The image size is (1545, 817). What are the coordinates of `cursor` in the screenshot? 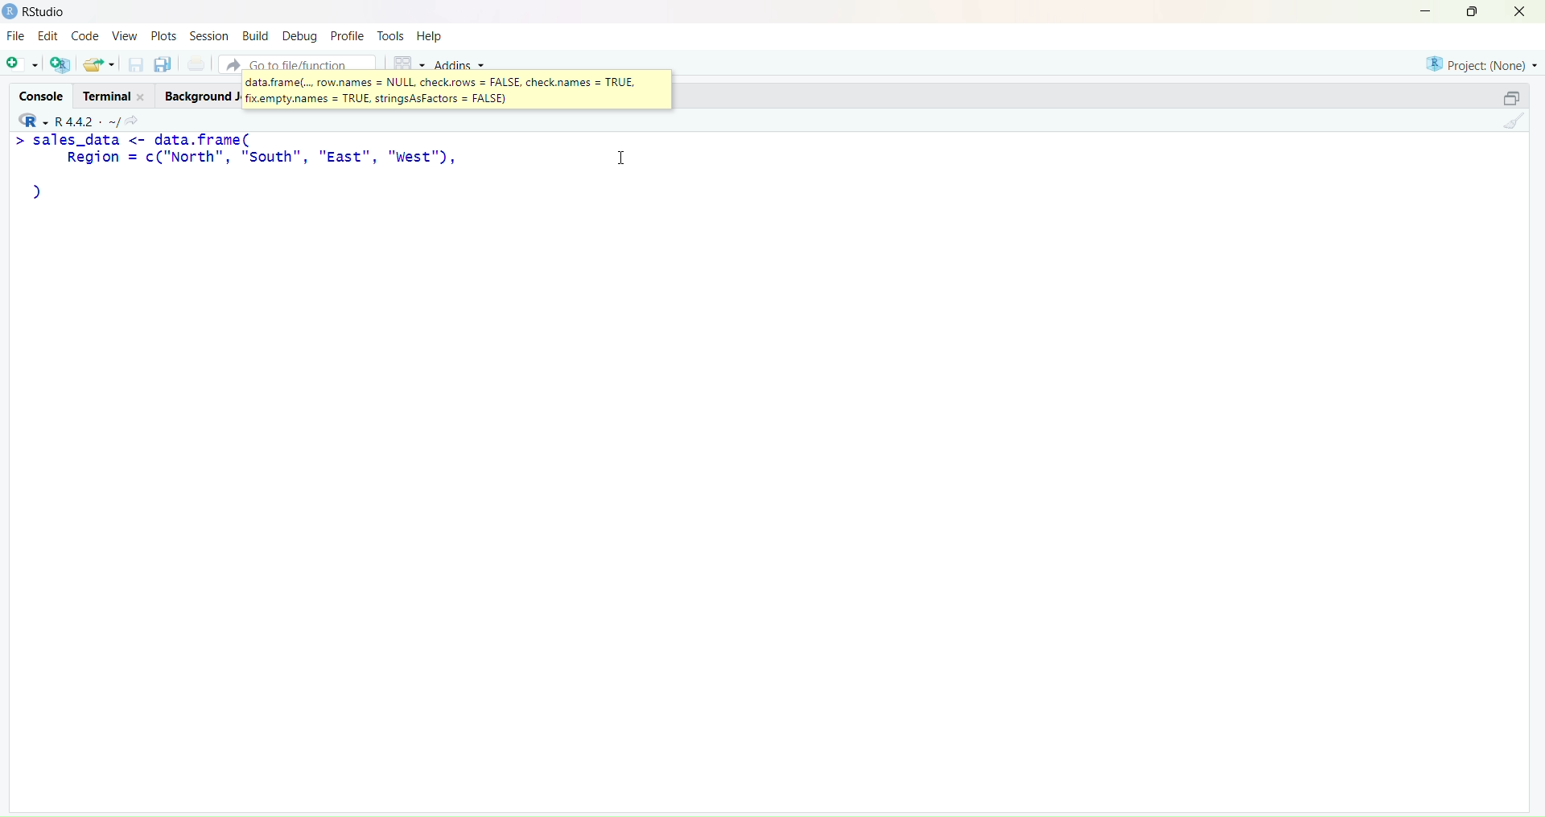 It's located at (621, 158).